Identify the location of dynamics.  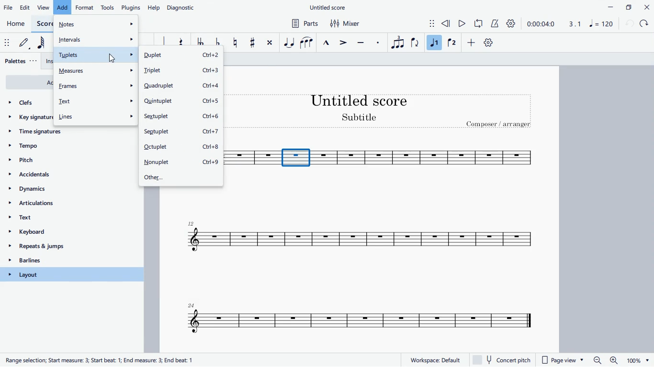
(57, 191).